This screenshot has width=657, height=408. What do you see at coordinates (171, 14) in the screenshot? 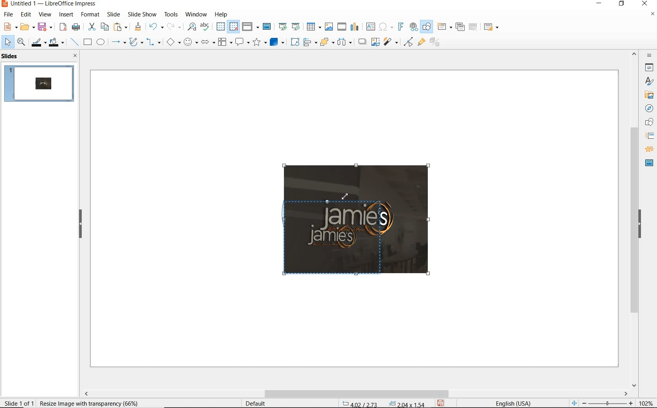
I see `tools` at bounding box center [171, 14].